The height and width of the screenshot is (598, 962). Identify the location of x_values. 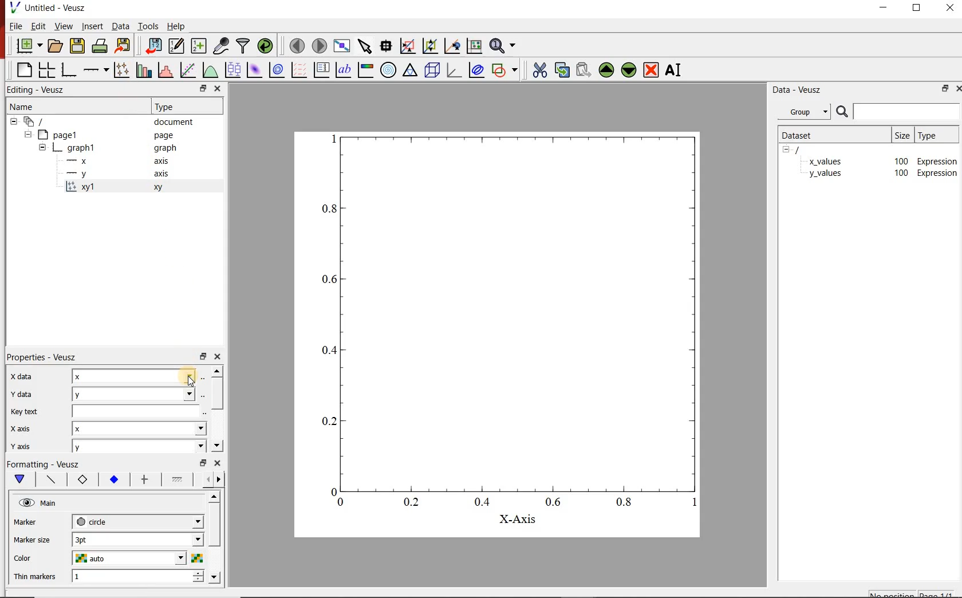
(825, 160).